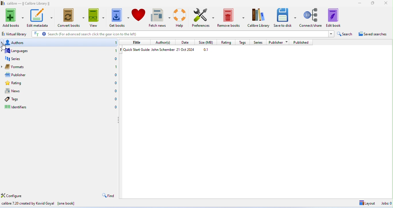  Describe the element at coordinates (259, 18) in the screenshot. I see `calibre library` at that location.